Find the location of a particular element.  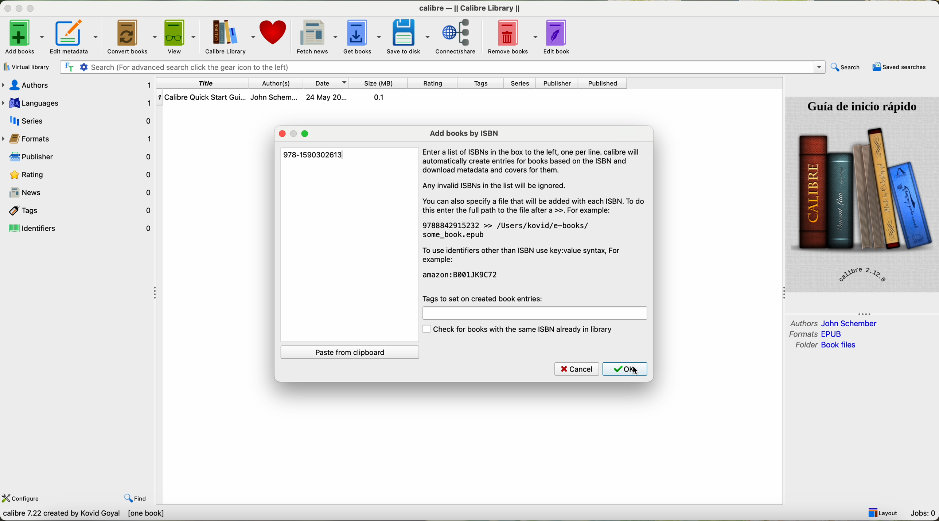

cancel button is located at coordinates (574, 369).